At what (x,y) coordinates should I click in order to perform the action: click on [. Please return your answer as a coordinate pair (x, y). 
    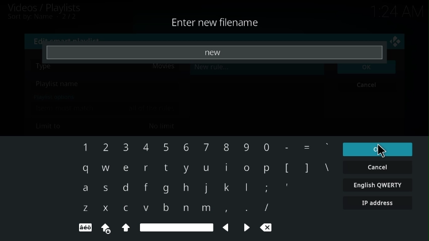
    Looking at the image, I should click on (286, 169).